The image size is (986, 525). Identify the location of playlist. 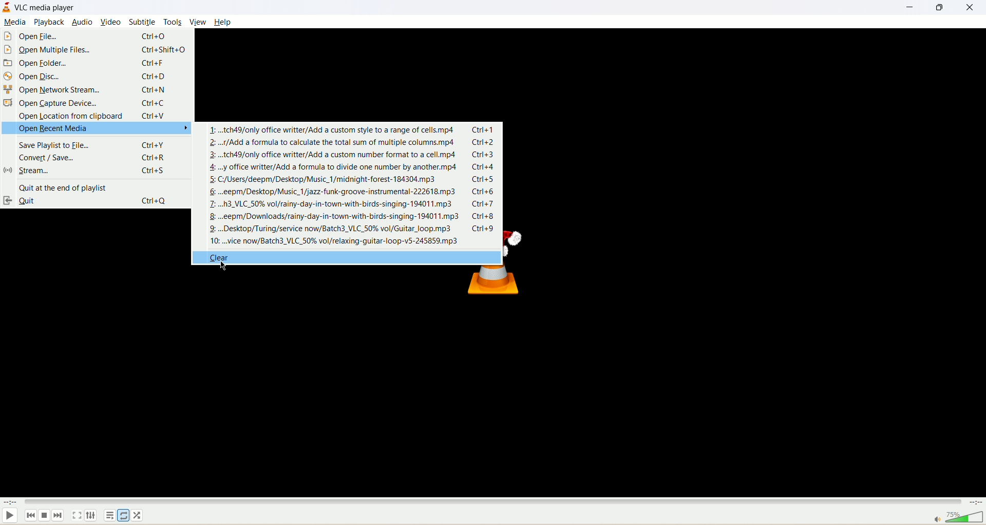
(110, 516).